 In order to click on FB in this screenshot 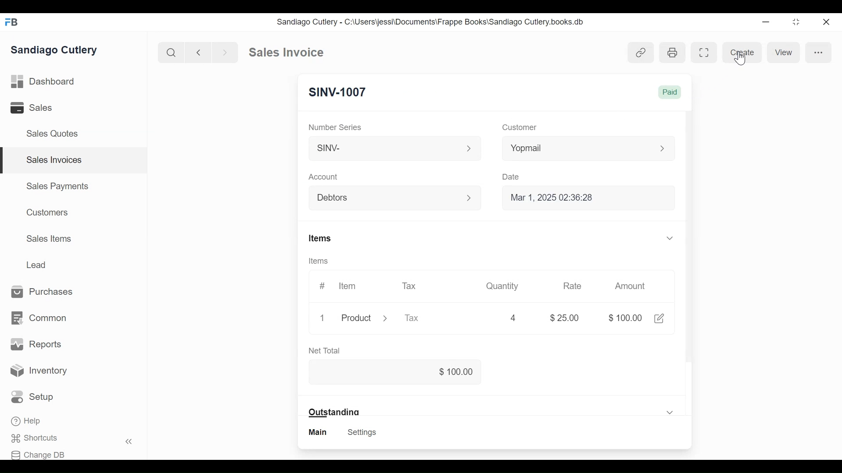, I will do `click(13, 22)`.